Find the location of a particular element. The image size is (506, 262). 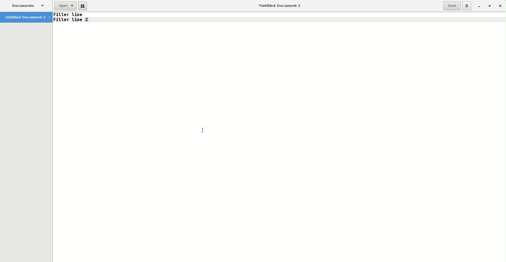

Untitled Document 2 is located at coordinates (280, 6).